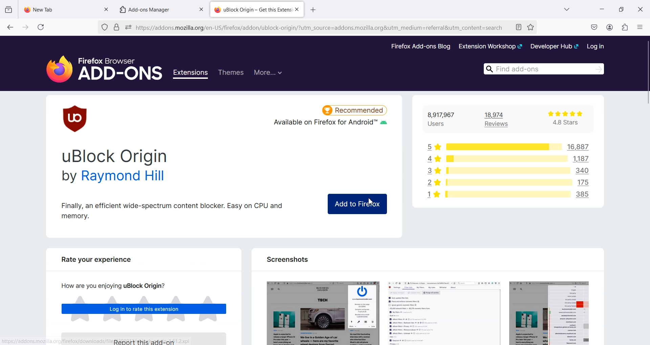 Image resolution: width=650 pixels, height=345 pixels. What do you see at coordinates (541, 68) in the screenshot?
I see `find add-ons` at bounding box center [541, 68].